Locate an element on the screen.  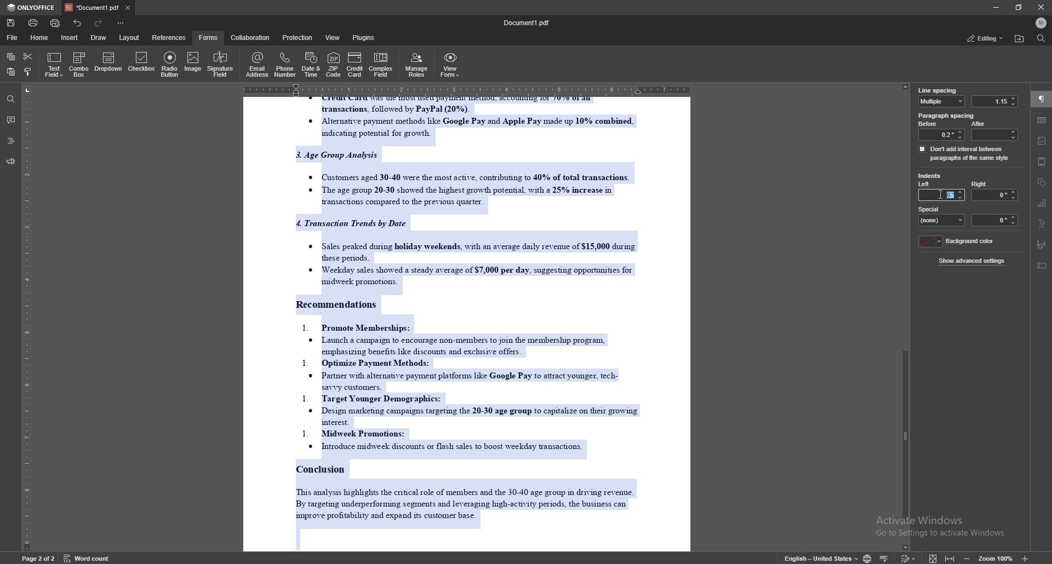
before: 0.2 is located at coordinates (940, 130).